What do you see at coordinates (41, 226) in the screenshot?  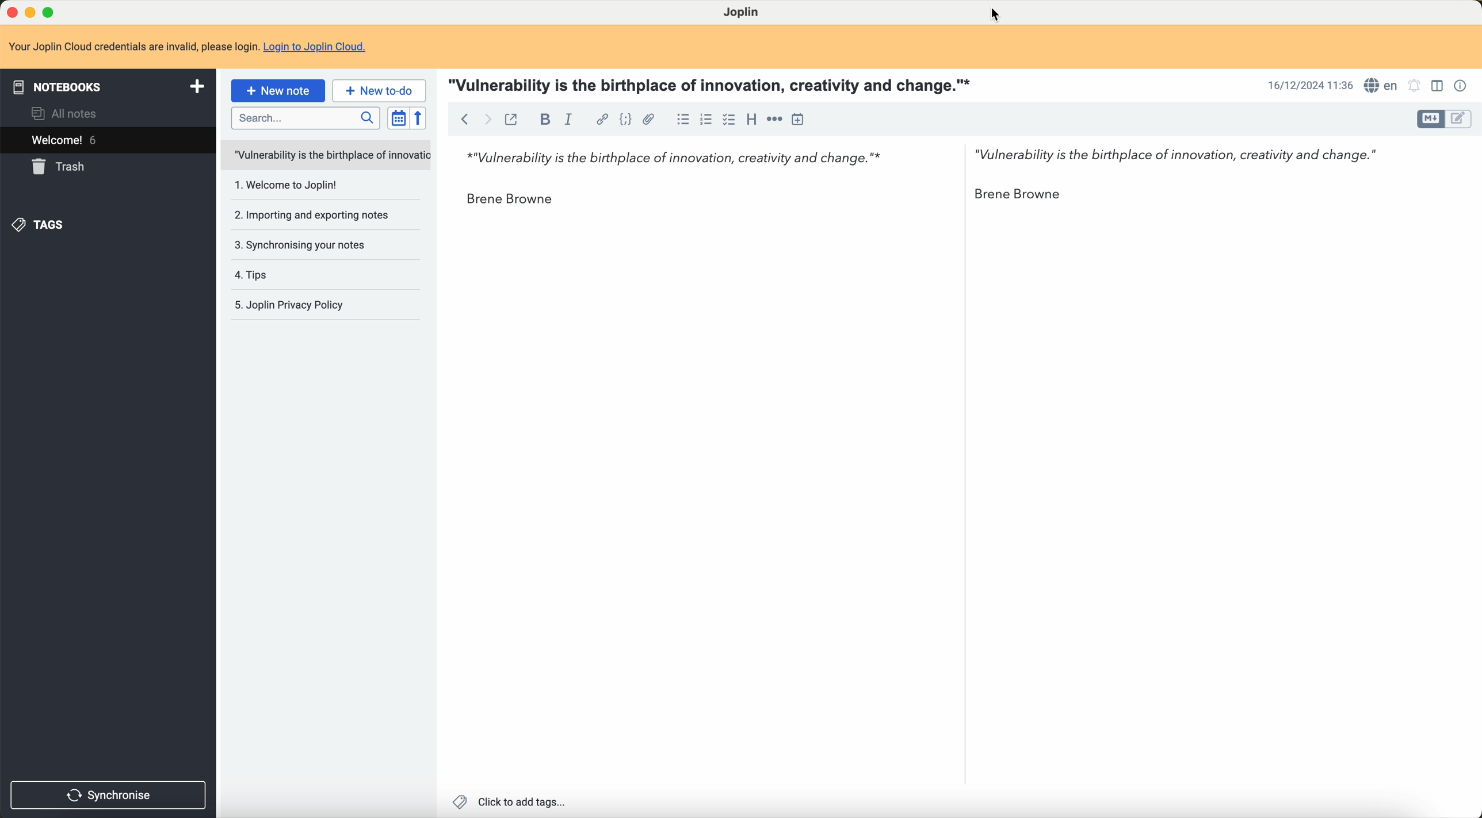 I see `tags` at bounding box center [41, 226].